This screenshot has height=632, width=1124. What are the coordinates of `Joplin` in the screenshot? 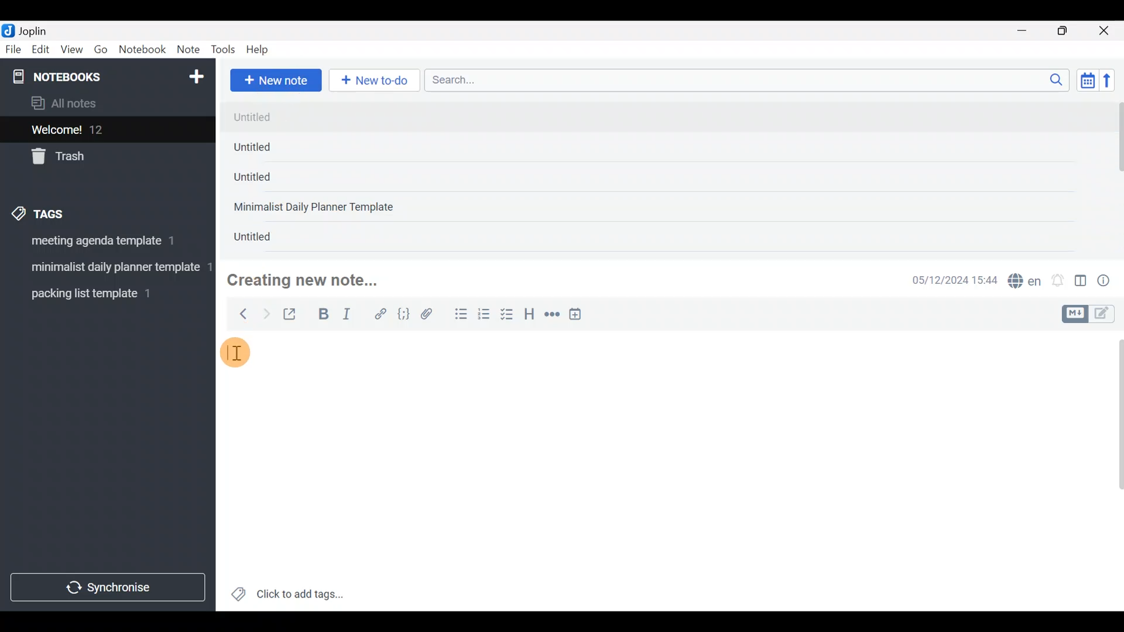 It's located at (40, 29).